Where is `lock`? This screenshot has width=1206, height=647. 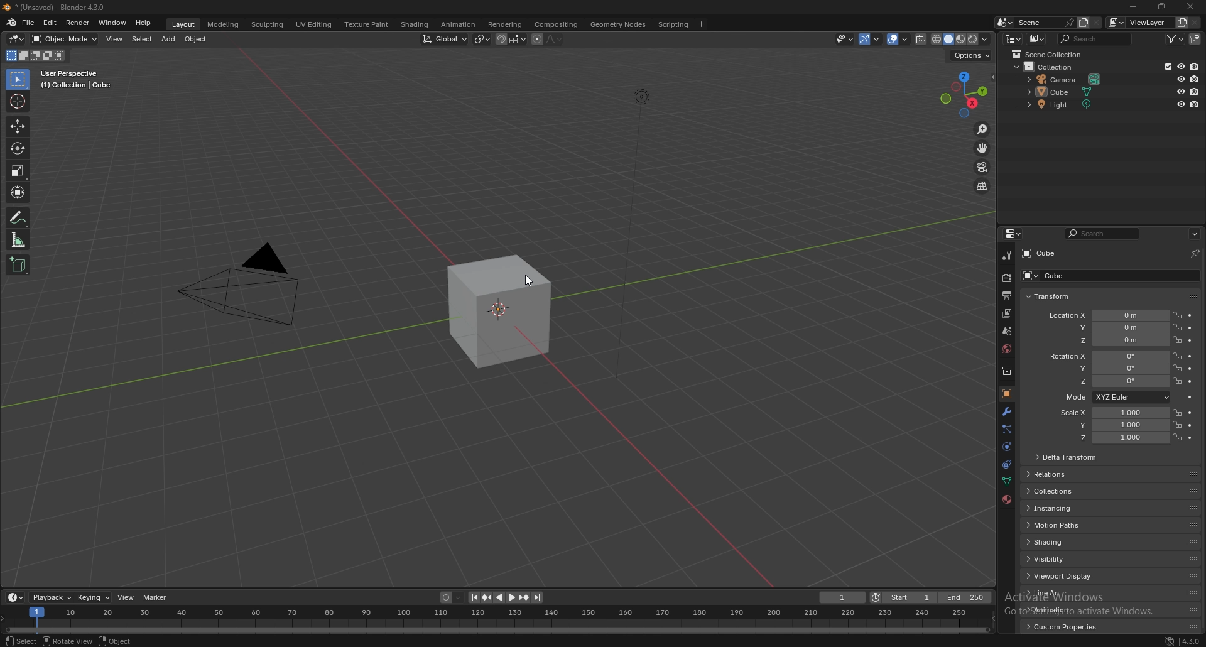 lock is located at coordinates (1176, 340).